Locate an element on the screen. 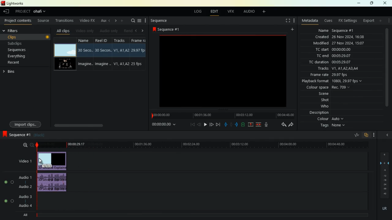 The width and height of the screenshot is (392, 220). tc duration is located at coordinates (319, 62).